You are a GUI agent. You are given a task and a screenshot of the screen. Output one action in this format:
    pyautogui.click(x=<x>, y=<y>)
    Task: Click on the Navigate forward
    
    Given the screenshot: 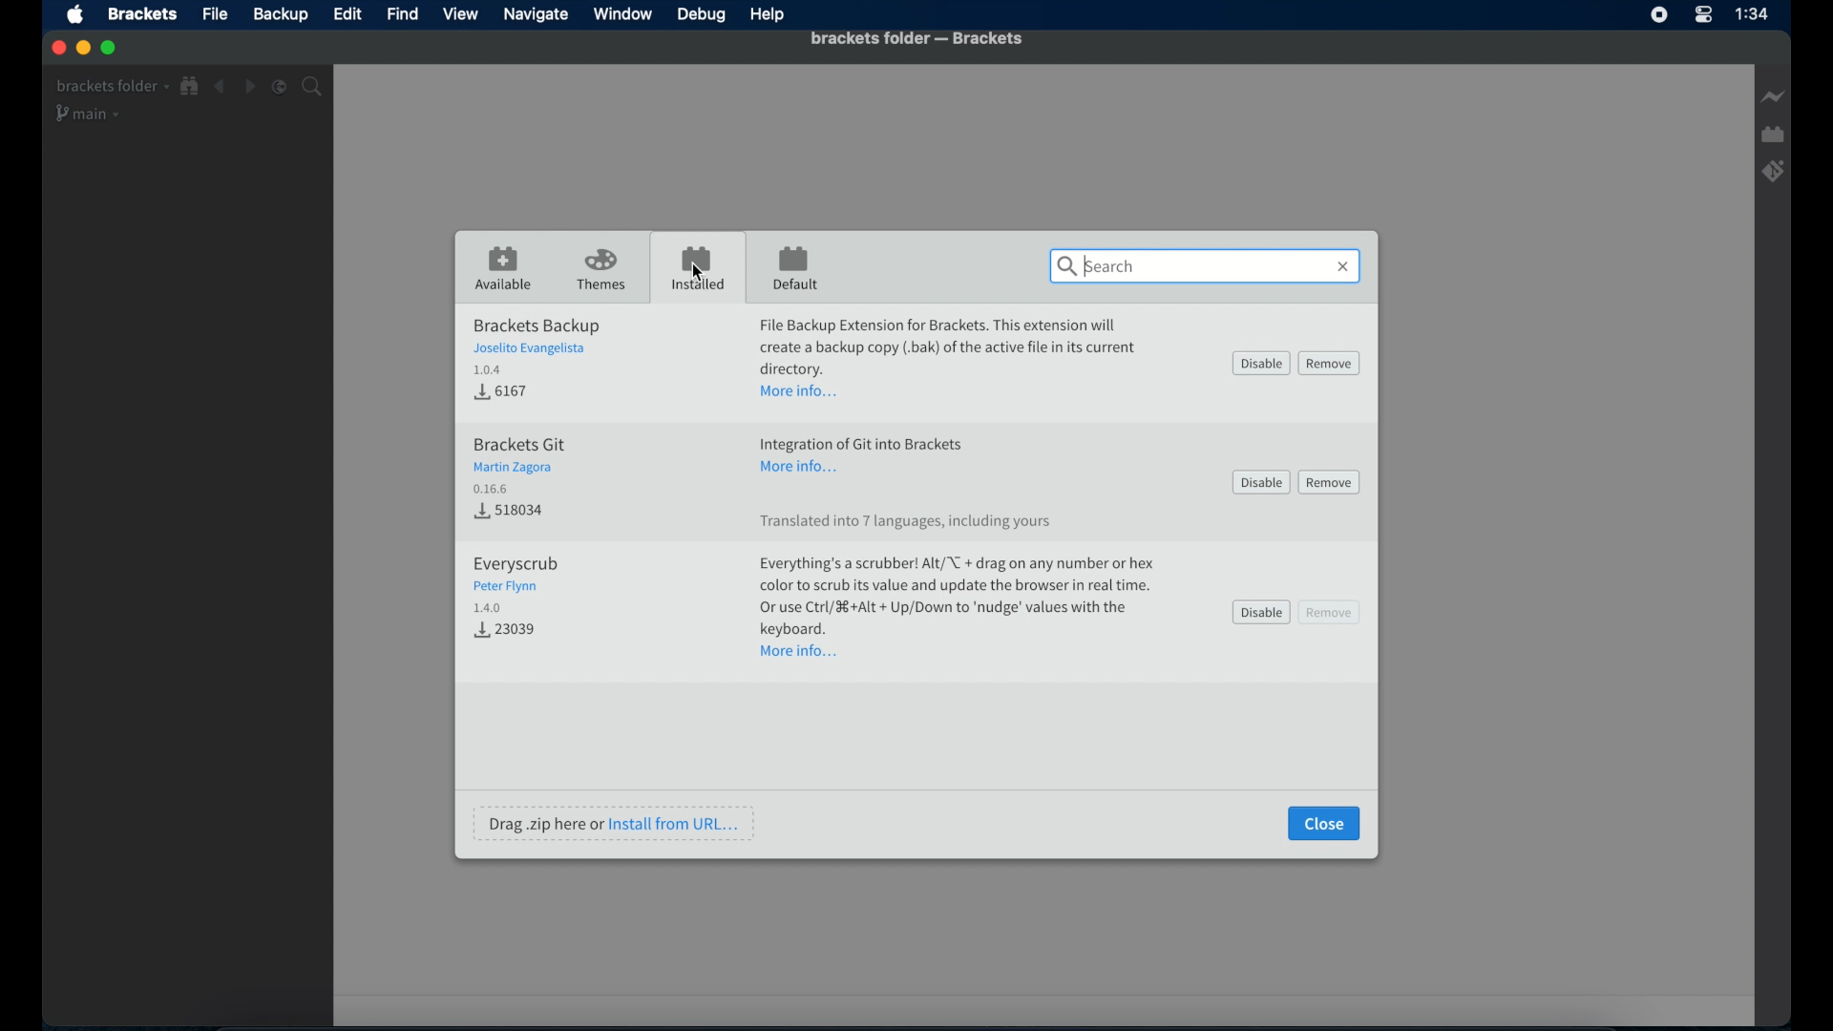 What is the action you would take?
    pyautogui.click(x=249, y=87)
    